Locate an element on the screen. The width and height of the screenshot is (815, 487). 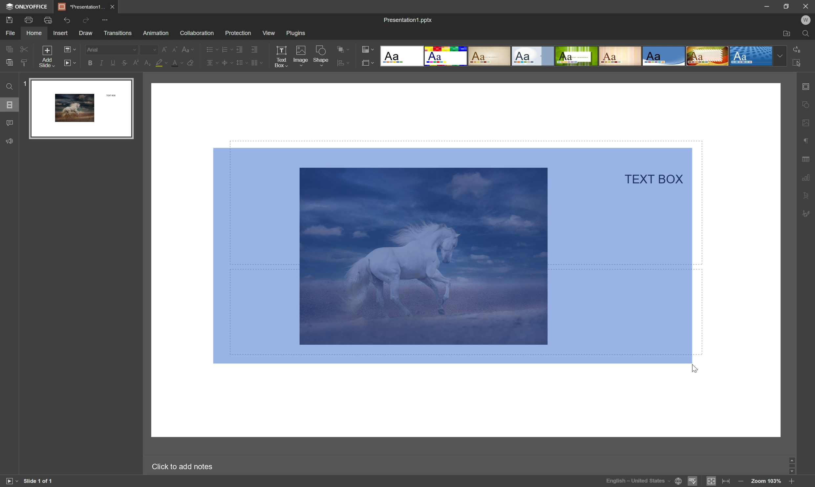
change slide layout is located at coordinates (69, 49).